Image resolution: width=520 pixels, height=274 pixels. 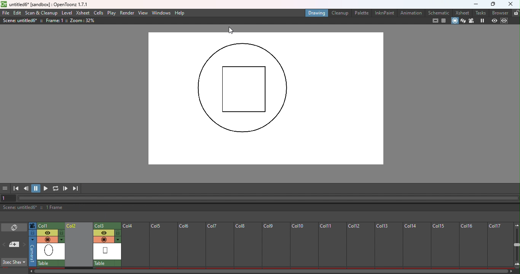 I want to click on Windows, so click(x=161, y=13).